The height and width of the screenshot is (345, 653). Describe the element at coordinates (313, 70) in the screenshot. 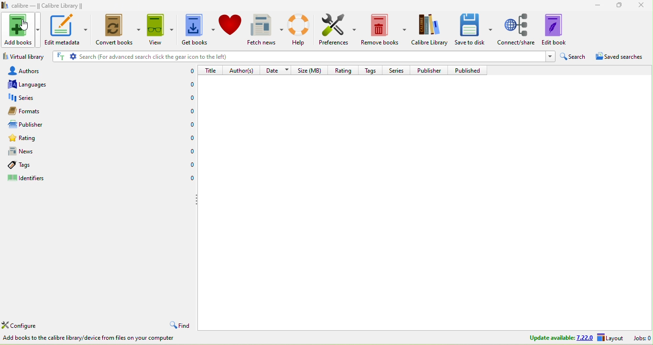

I see `size (mb)` at that location.